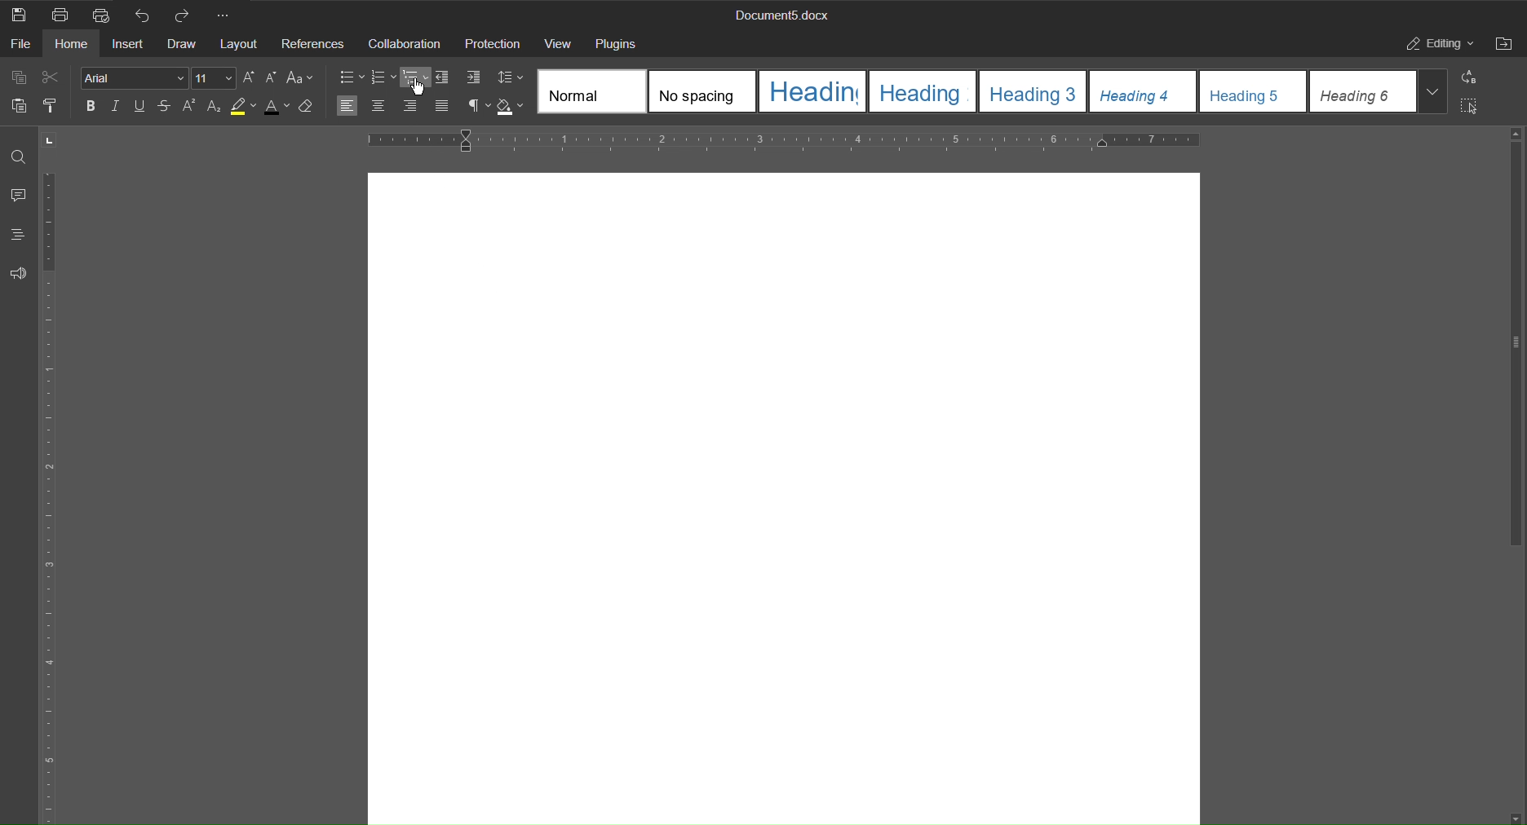 This screenshot has width=1527, height=825. What do you see at coordinates (813, 91) in the screenshot?
I see `Heading 1` at bounding box center [813, 91].